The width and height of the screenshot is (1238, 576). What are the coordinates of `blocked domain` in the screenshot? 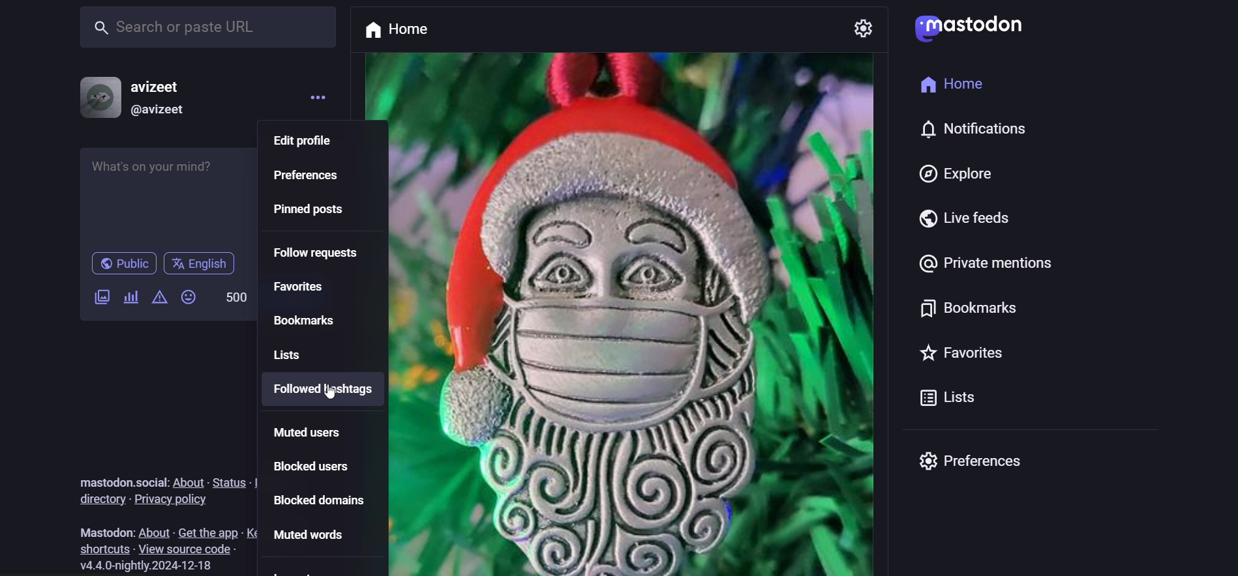 It's located at (324, 500).